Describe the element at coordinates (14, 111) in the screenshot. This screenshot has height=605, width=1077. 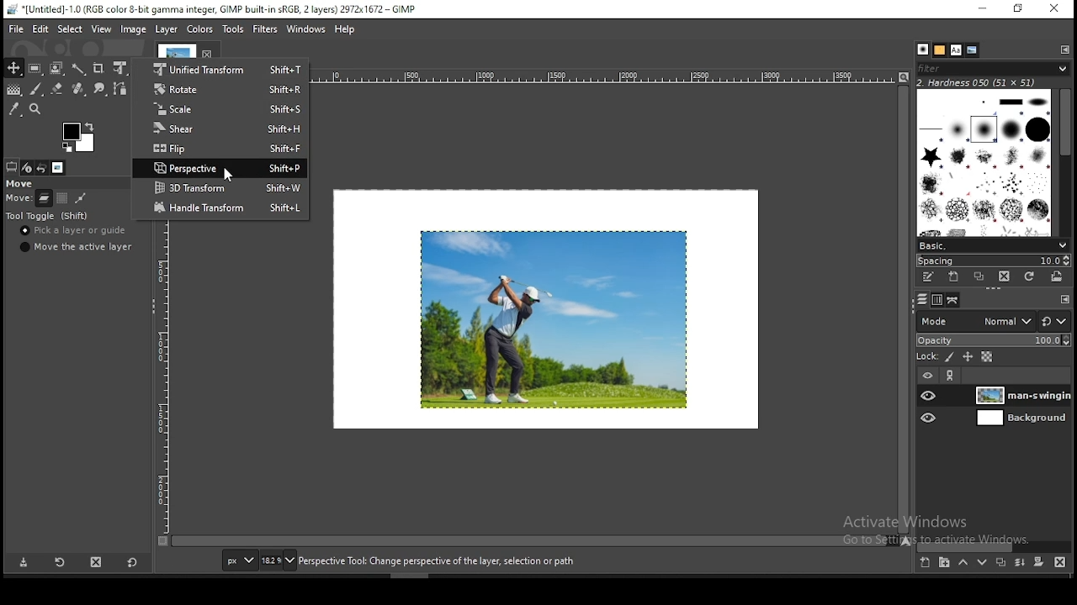
I see `color picker tool` at that location.